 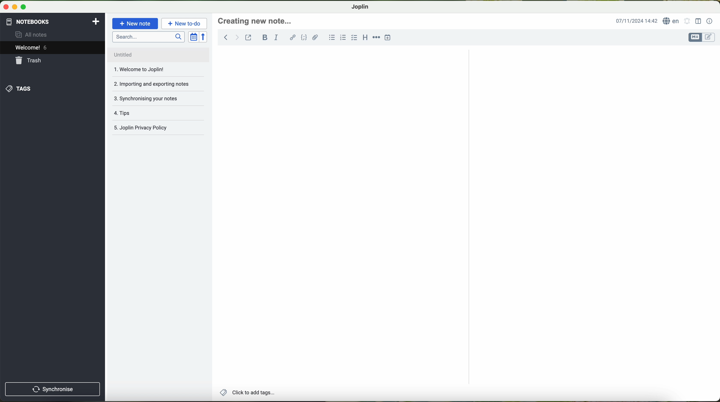 What do you see at coordinates (343, 38) in the screenshot?
I see `numbered list` at bounding box center [343, 38].